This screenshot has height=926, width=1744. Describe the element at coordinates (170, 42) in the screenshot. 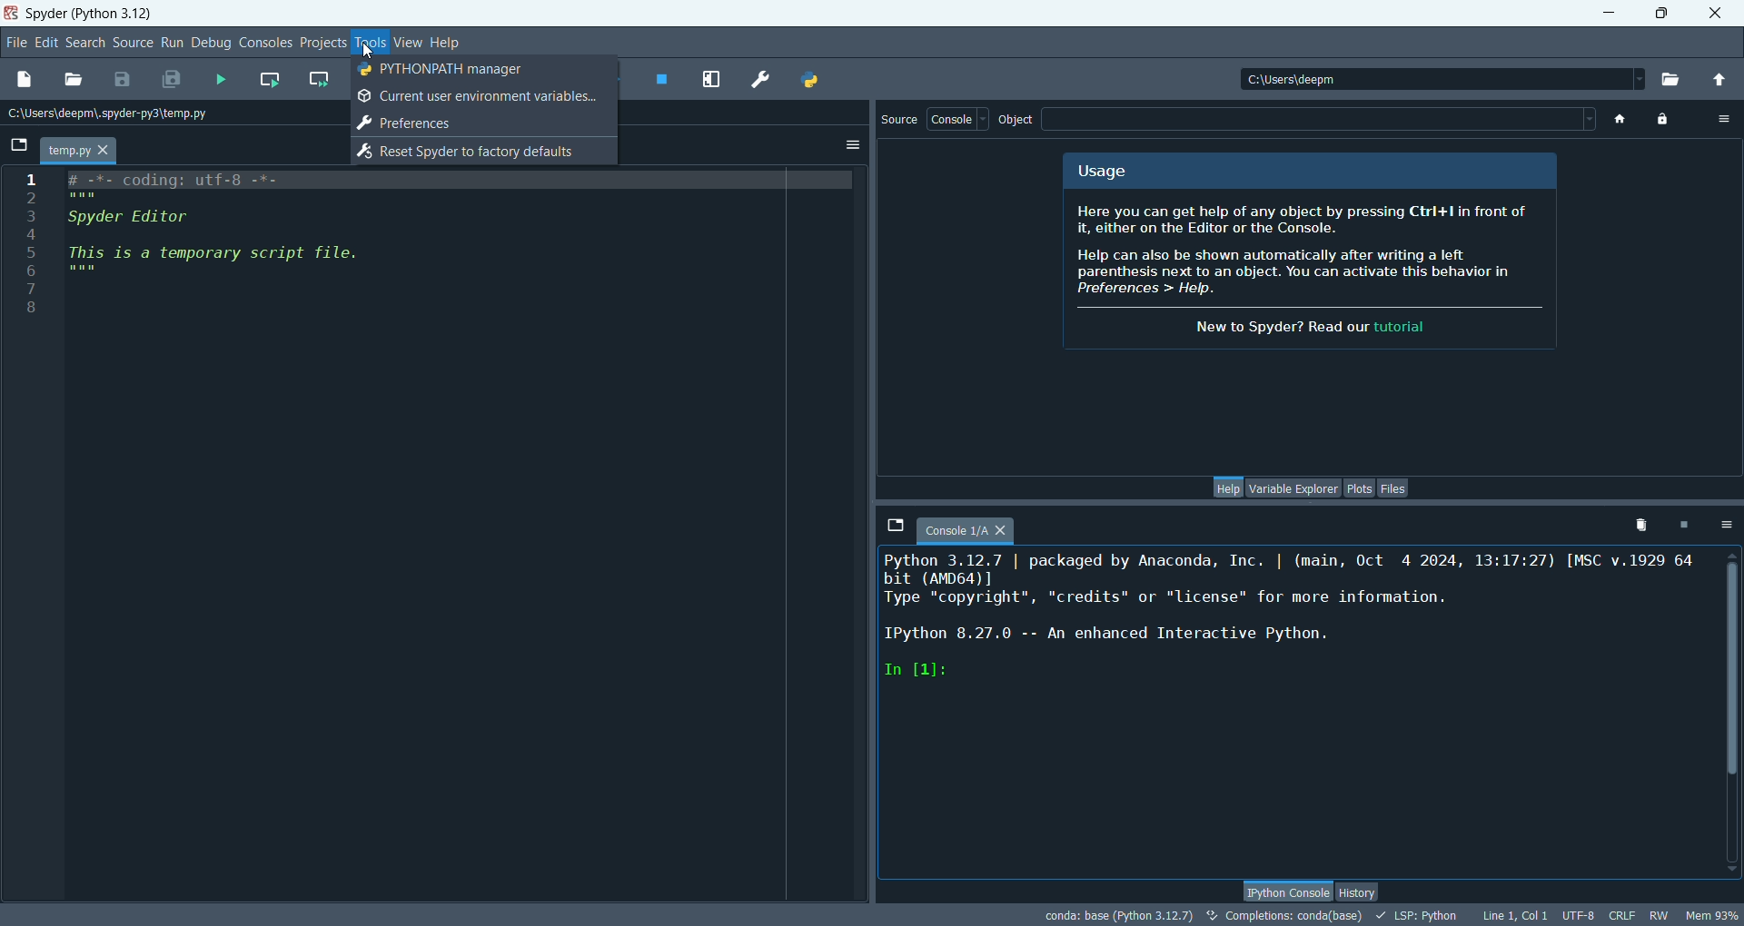

I see `run` at that location.